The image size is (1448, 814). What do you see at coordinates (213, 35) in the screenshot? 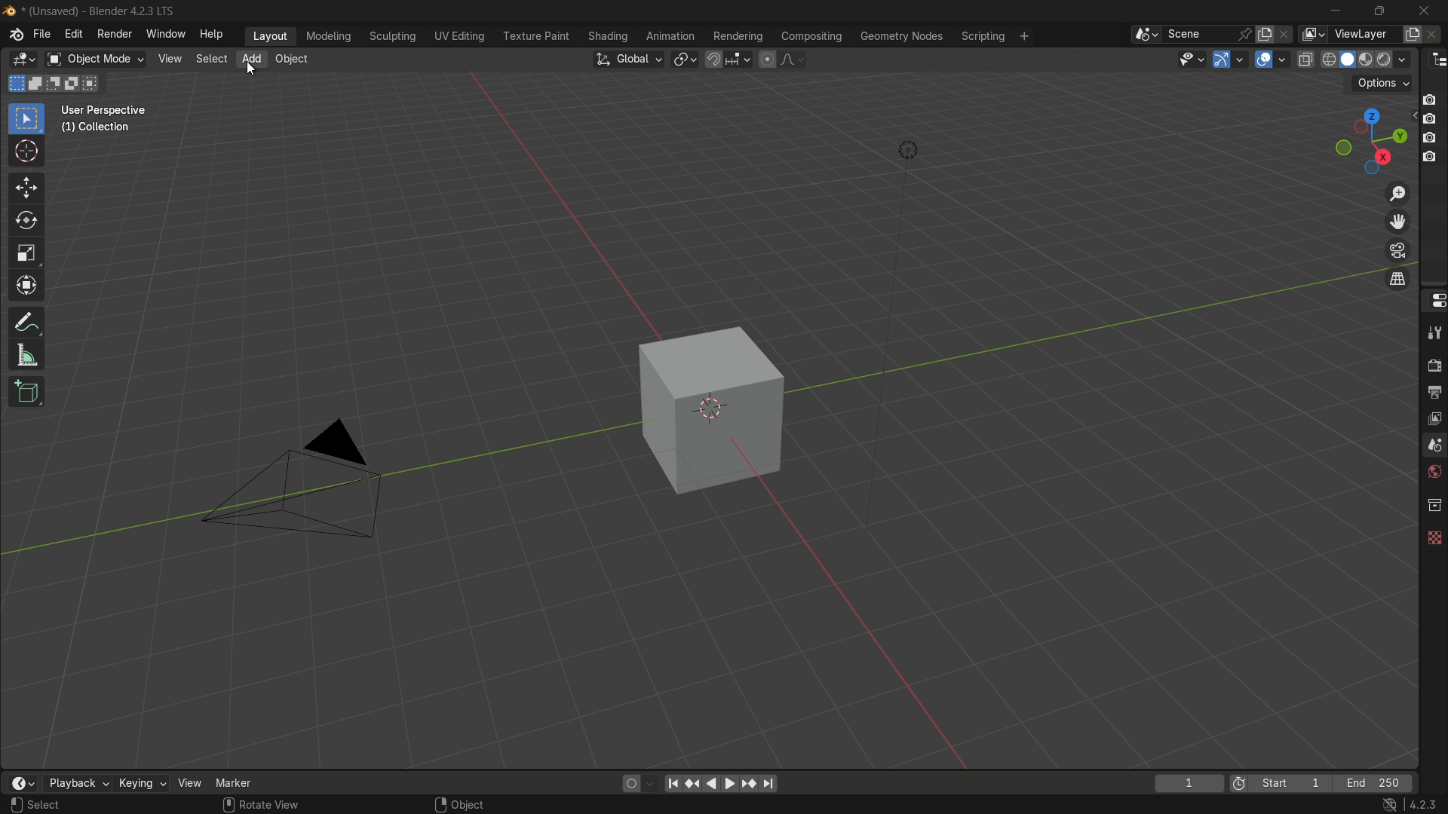
I see `help menu` at bounding box center [213, 35].